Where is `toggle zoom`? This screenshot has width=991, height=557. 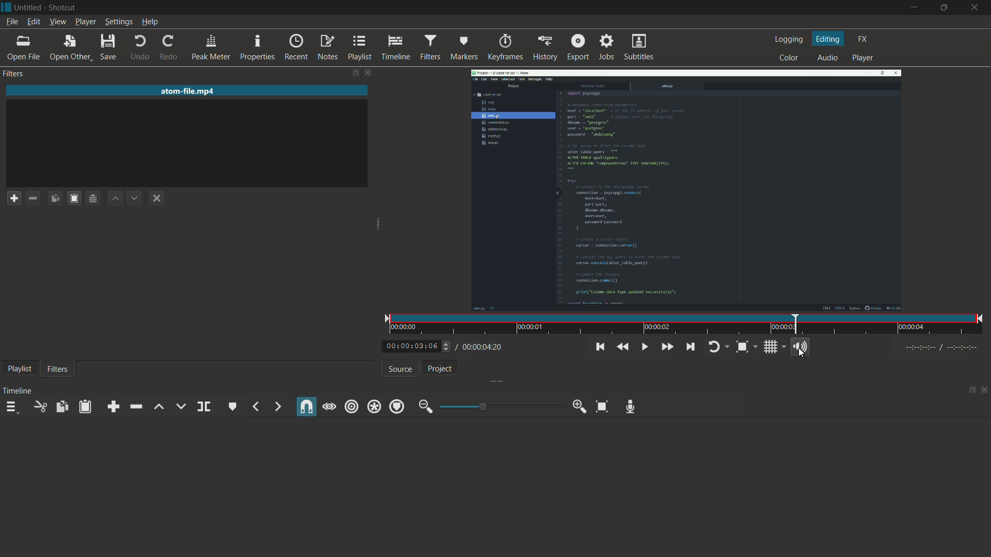
toggle zoom is located at coordinates (741, 347).